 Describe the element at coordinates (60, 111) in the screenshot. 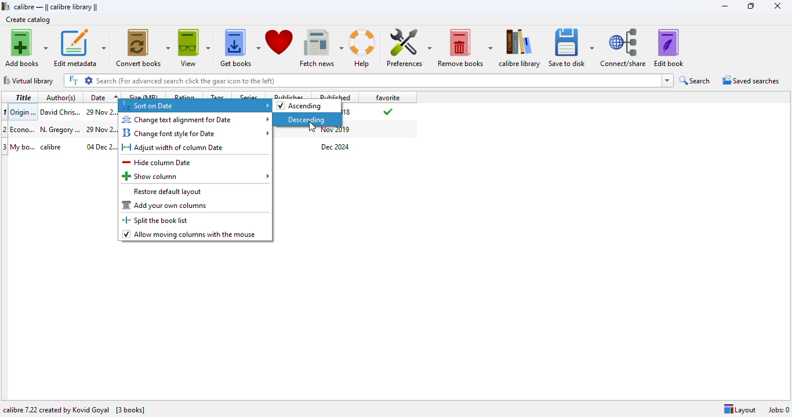

I see `author` at that location.